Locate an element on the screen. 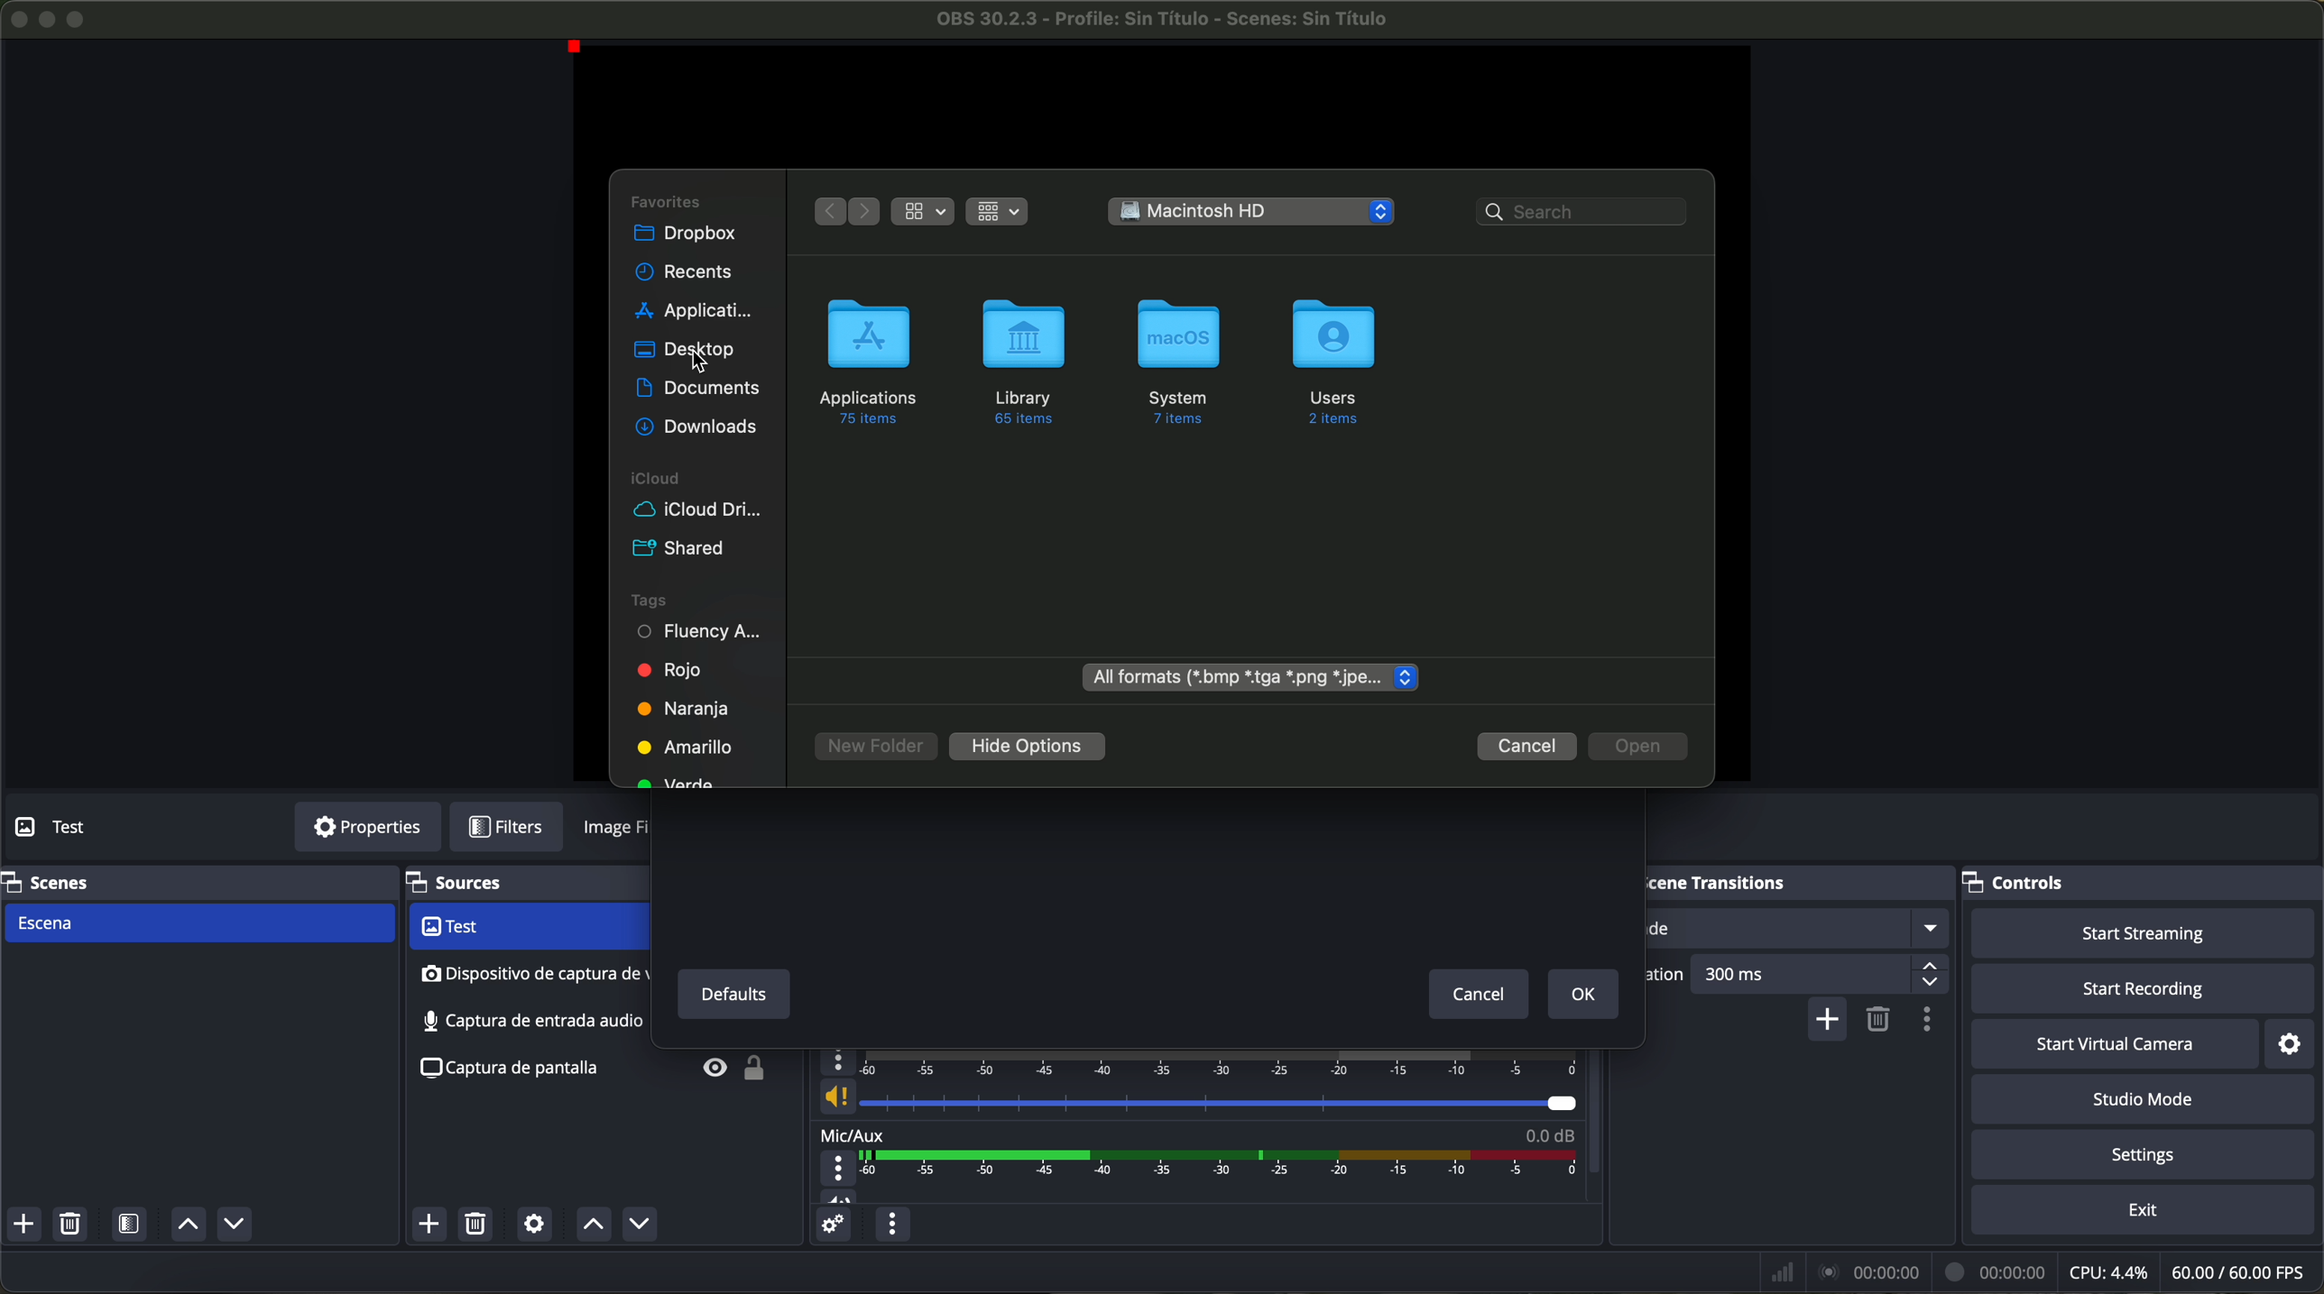 Image resolution: width=2324 pixels, height=1294 pixels. controls is located at coordinates (2031, 878).